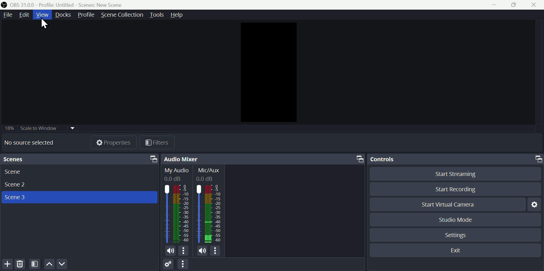  I want to click on Filter, so click(159, 142).